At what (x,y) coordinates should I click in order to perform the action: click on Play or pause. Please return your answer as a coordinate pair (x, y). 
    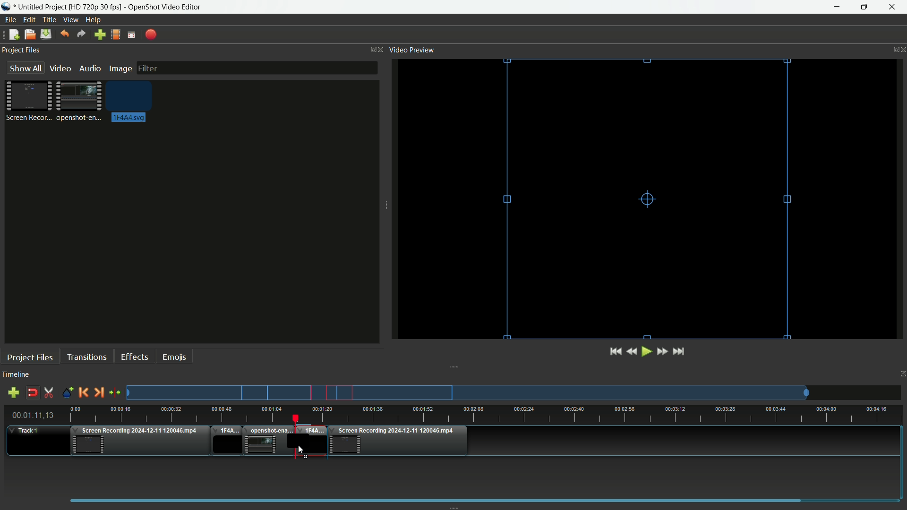
    Looking at the image, I should click on (648, 352).